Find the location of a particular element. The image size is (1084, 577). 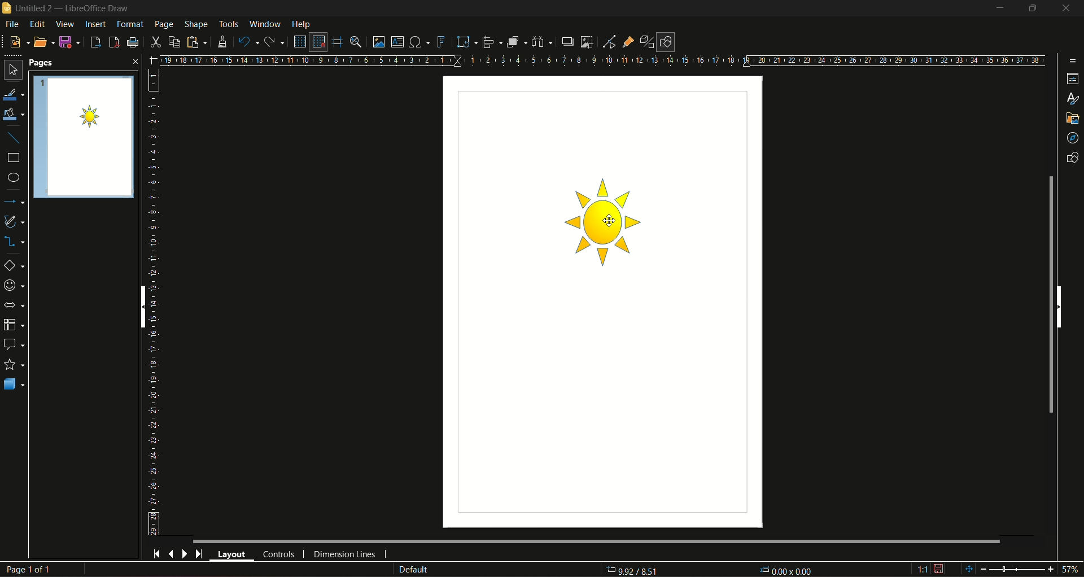

sidebar settings is located at coordinates (1073, 62).